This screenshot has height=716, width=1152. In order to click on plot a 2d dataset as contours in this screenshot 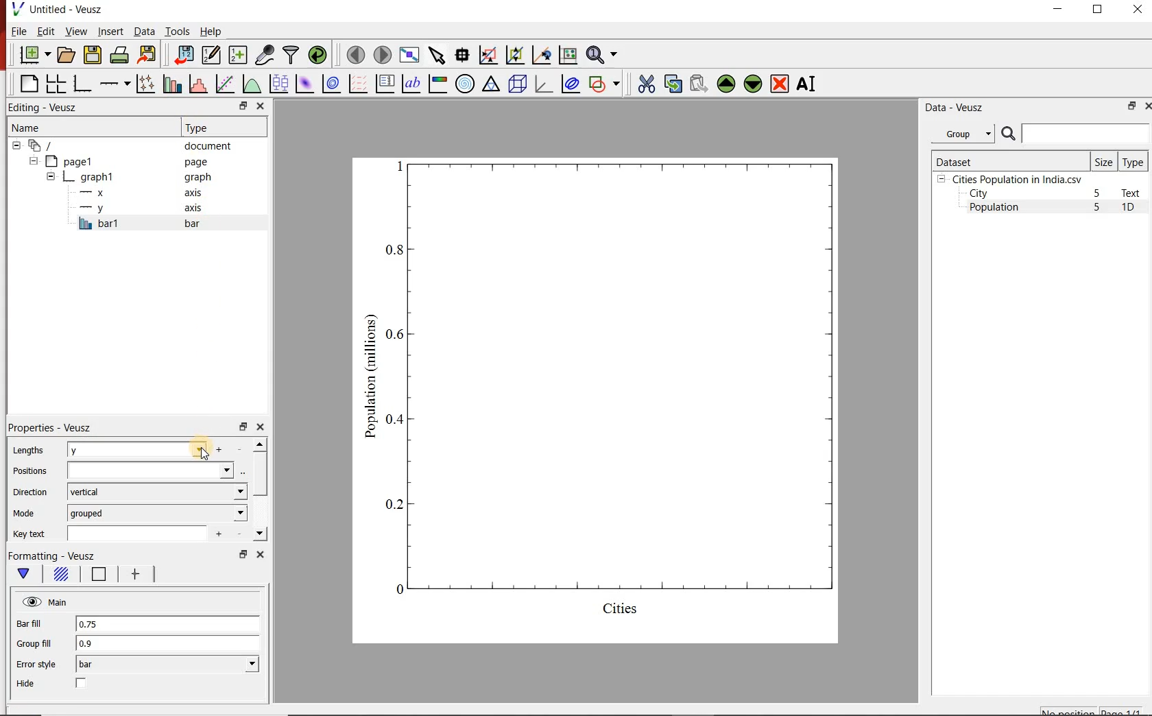, I will do `click(330, 83)`.